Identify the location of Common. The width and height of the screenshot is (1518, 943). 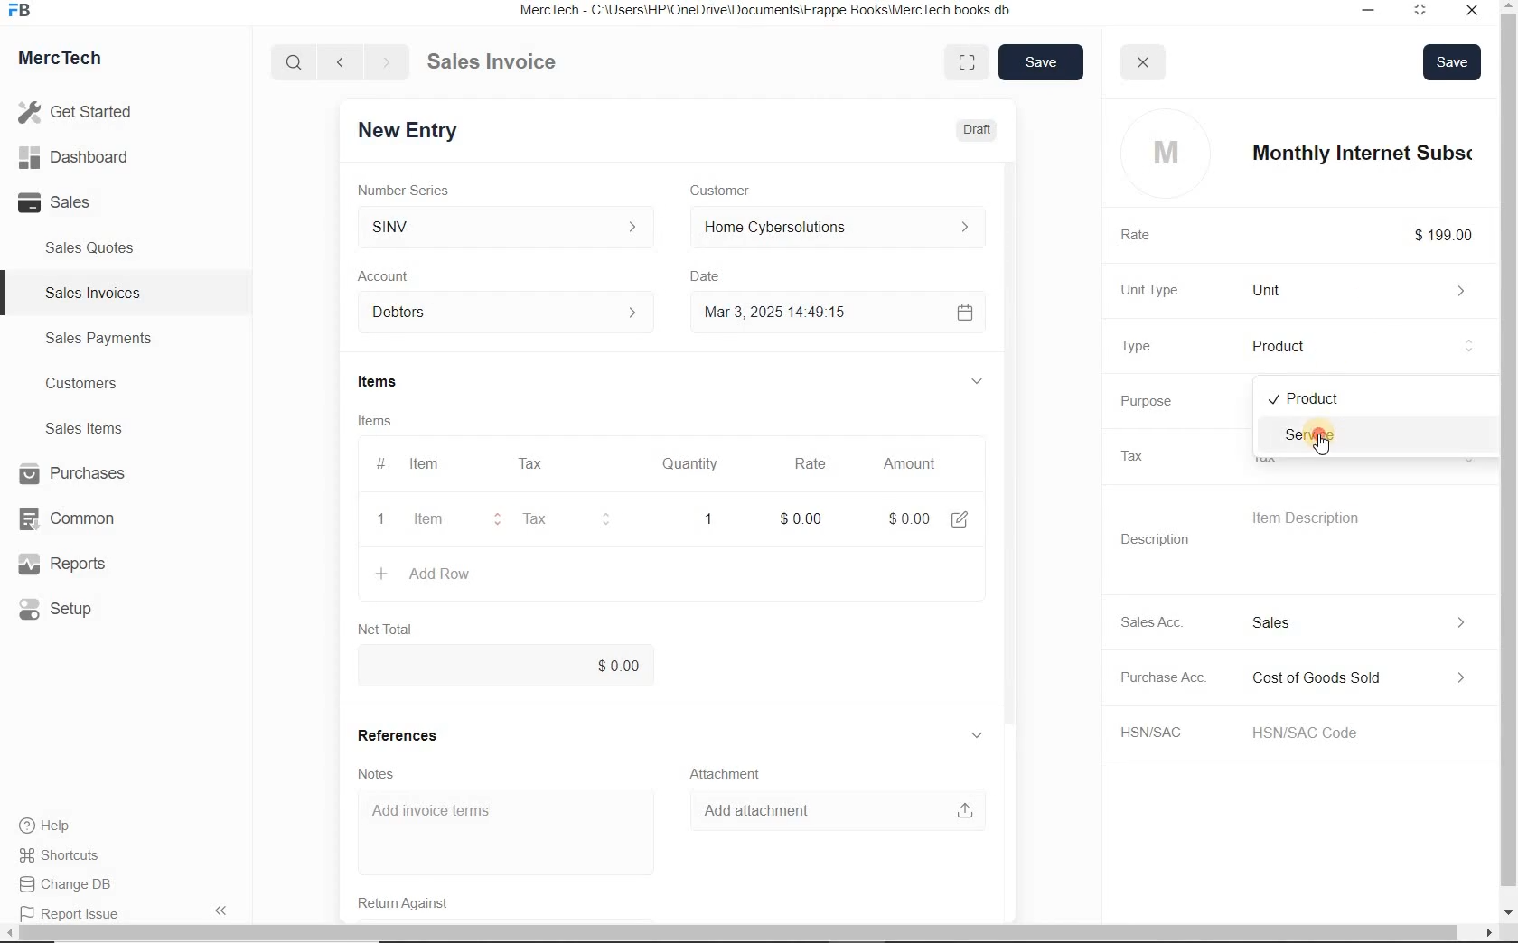
(75, 518).